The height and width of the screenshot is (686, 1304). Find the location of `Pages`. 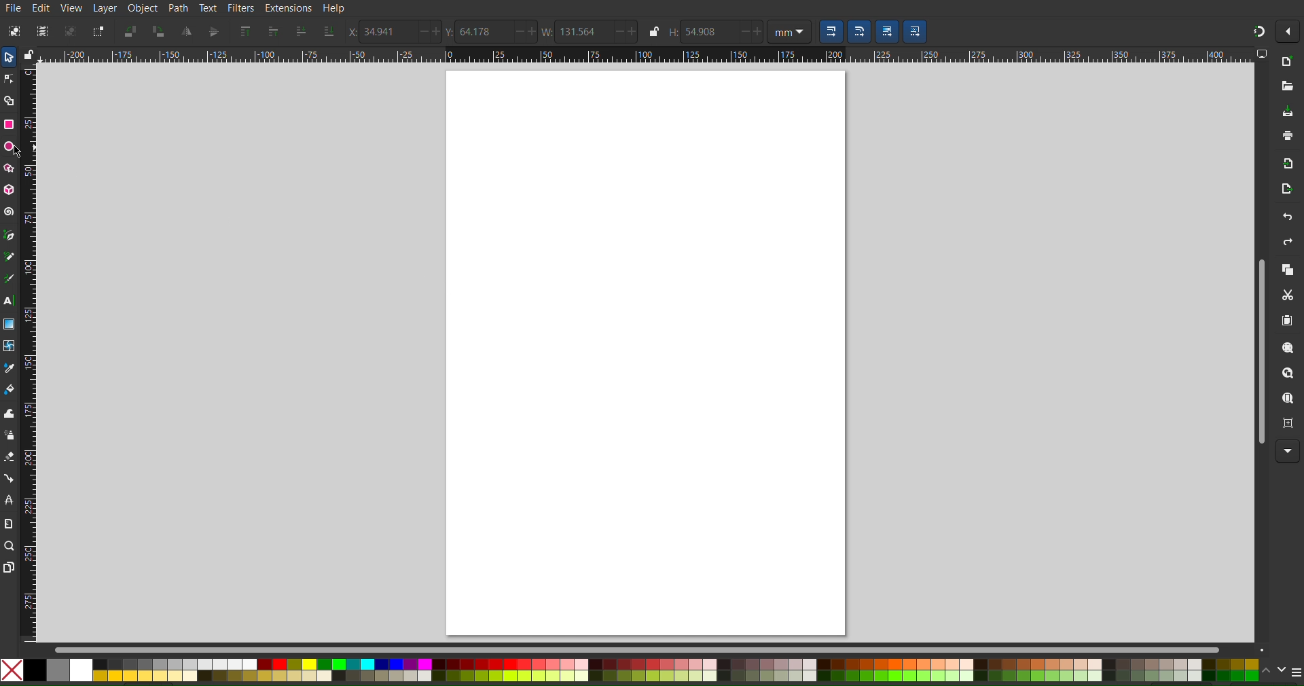

Pages is located at coordinates (9, 565).